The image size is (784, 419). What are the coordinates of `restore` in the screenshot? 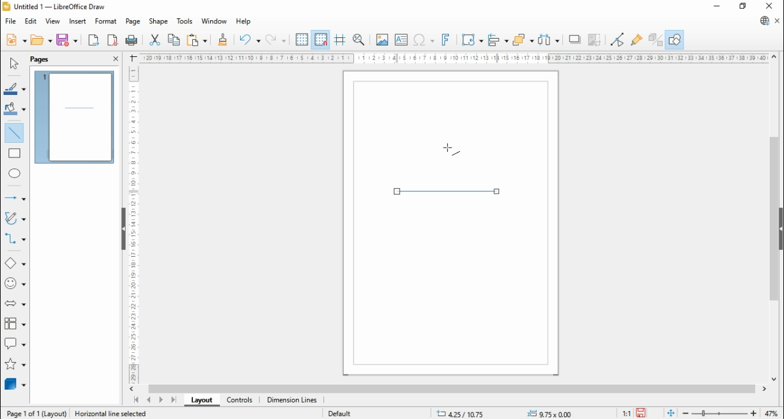 It's located at (744, 7).